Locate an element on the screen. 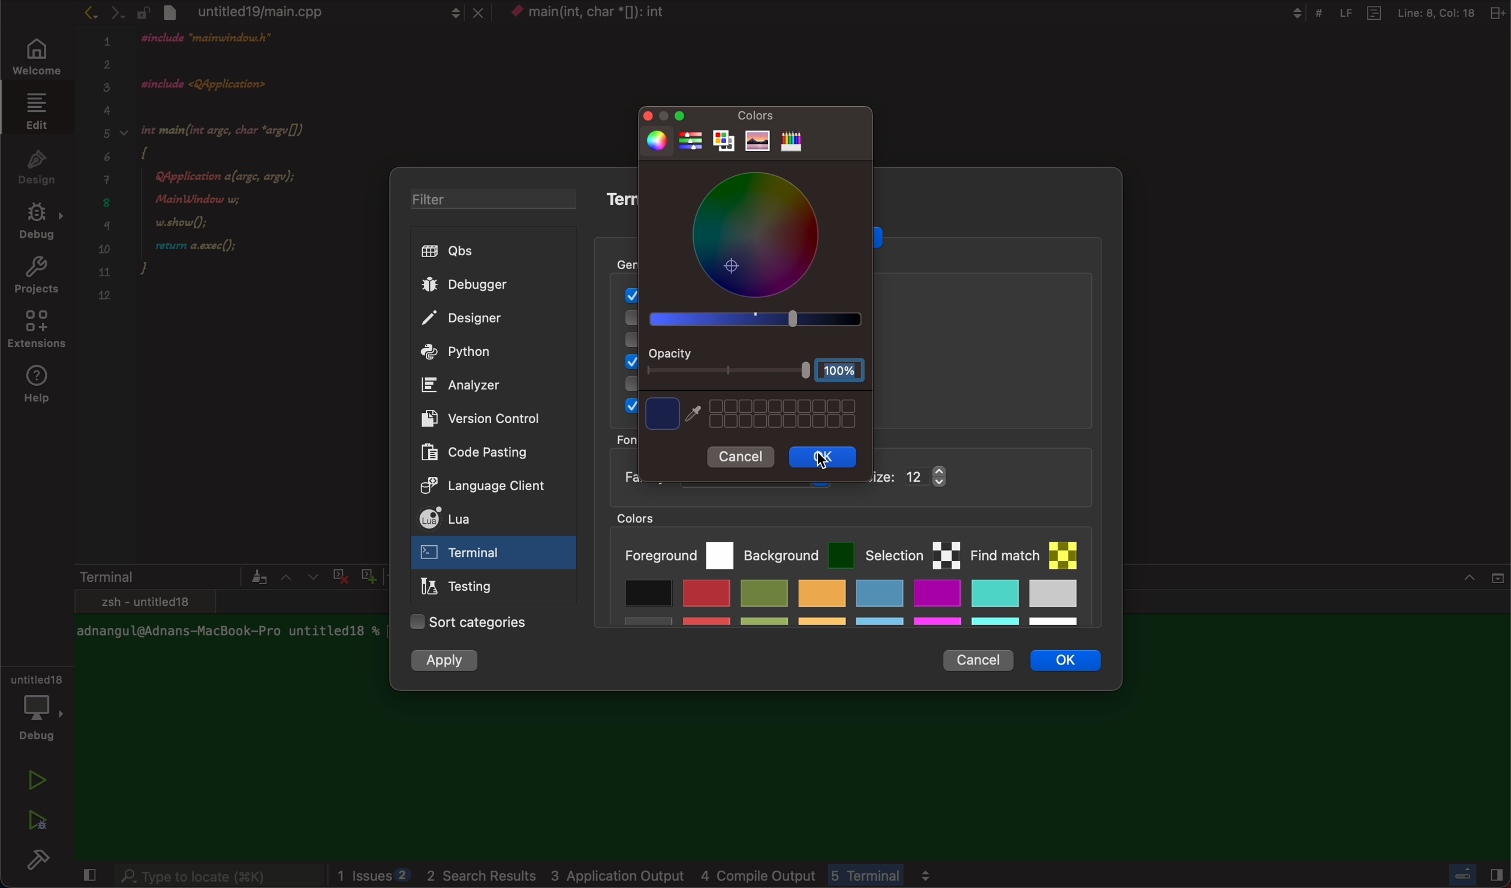  debugger is located at coordinates (36, 705).